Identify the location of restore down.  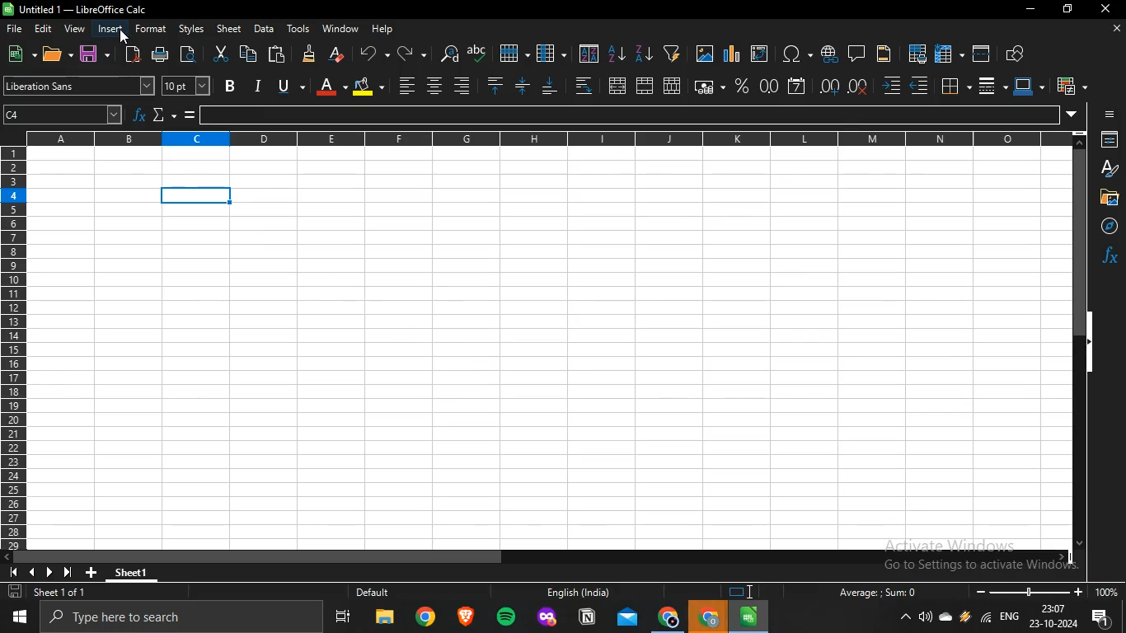
(1067, 10).